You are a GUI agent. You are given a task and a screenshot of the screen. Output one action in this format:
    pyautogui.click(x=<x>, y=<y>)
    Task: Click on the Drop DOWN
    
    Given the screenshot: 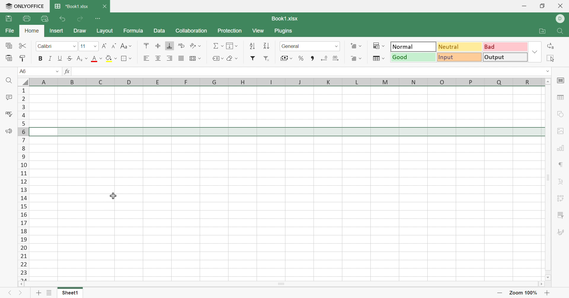 What is the action you would take?
    pyautogui.click(x=336, y=47)
    